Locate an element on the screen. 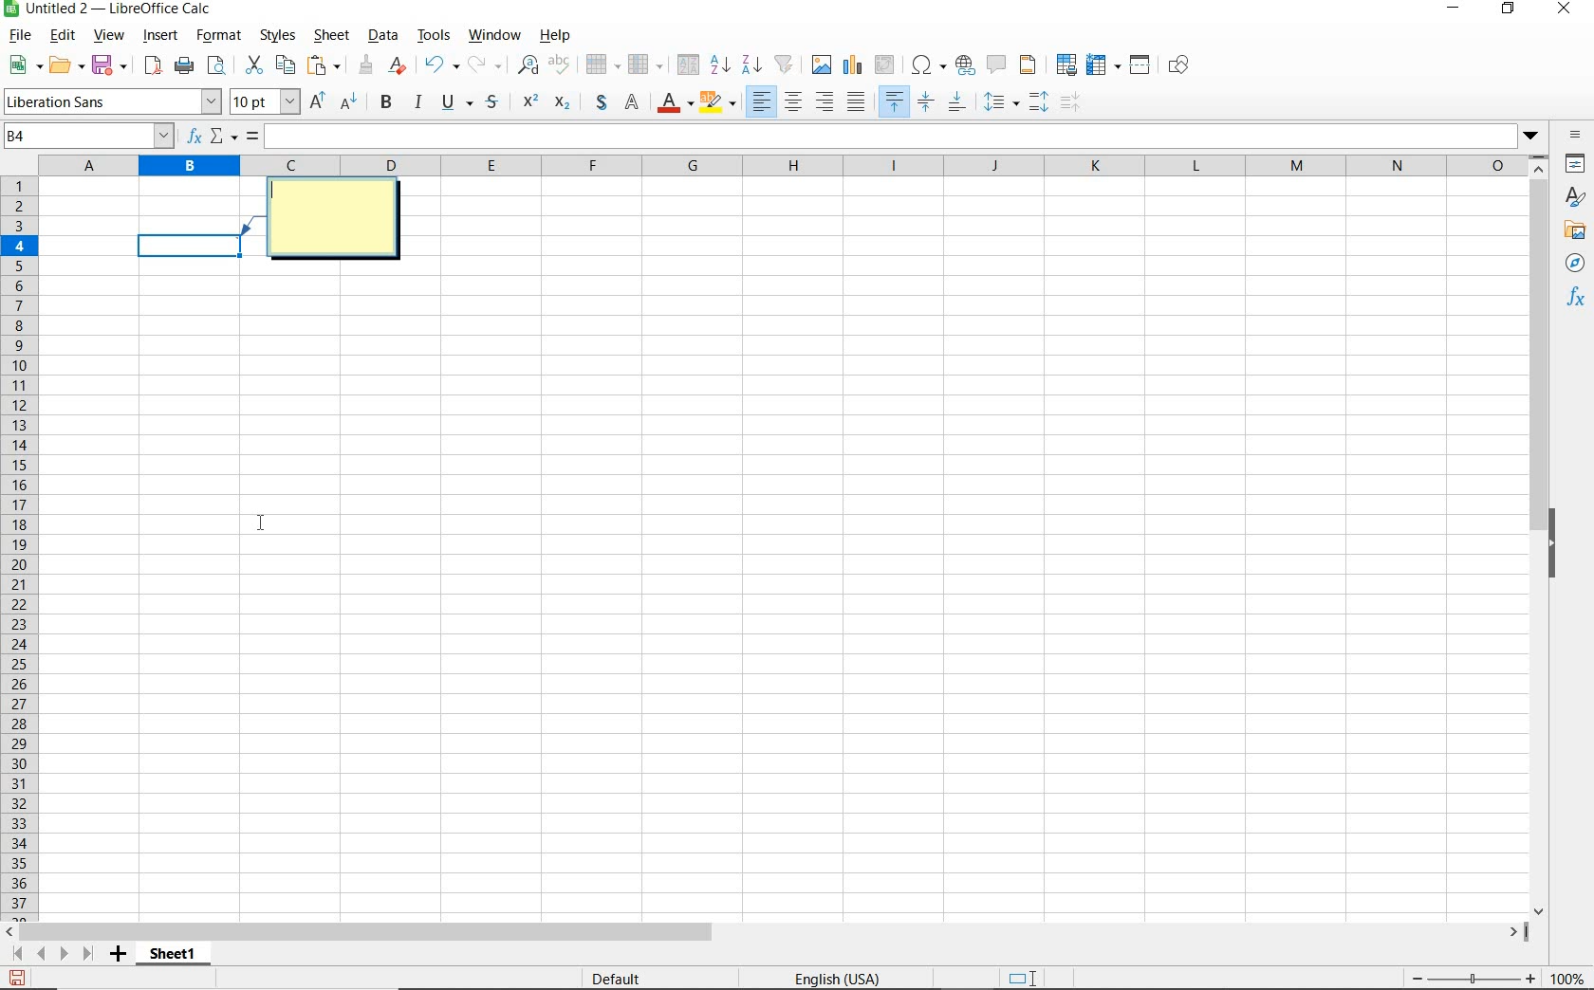 This screenshot has width=1594, height=990. Normal Text Mode is located at coordinates (635, 103).